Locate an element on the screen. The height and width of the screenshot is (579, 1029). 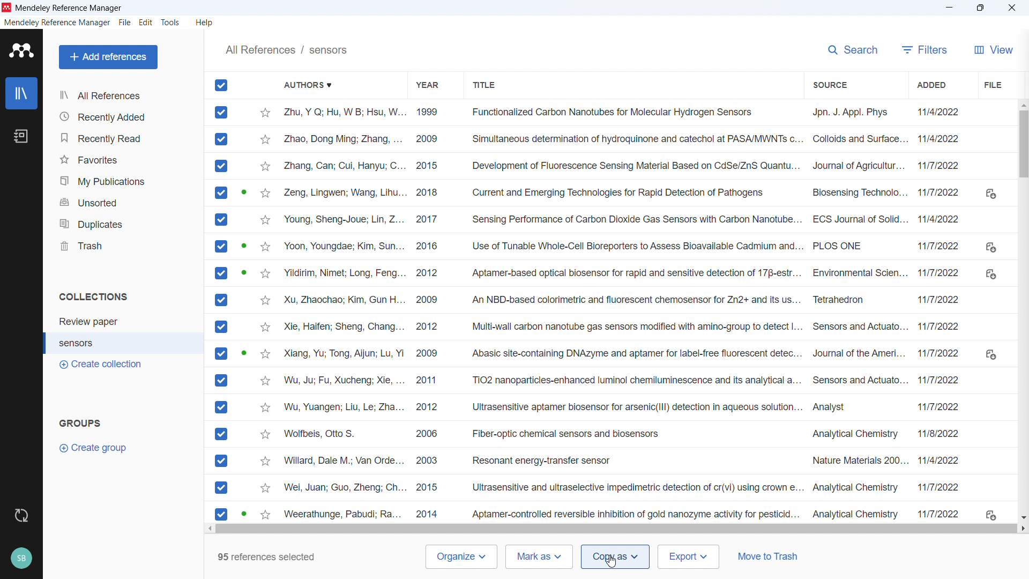
Move to trash  is located at coordinates (771, 556).